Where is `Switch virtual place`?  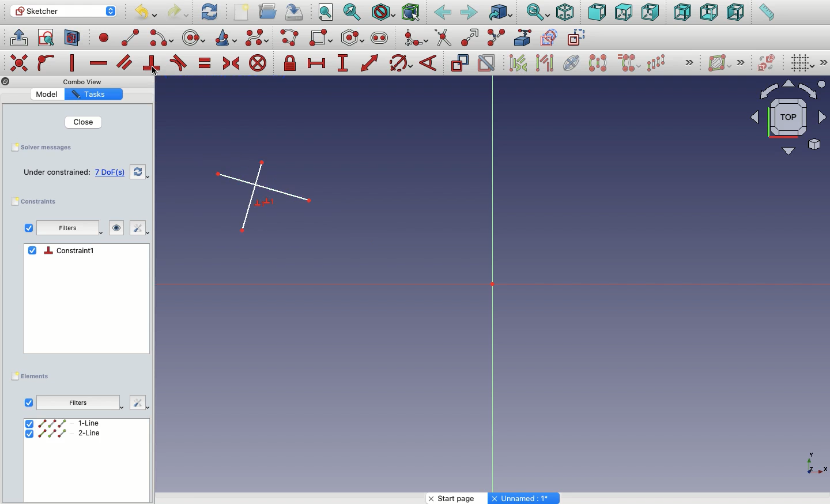 Switch virtual place is located at coordinates (767, 63).